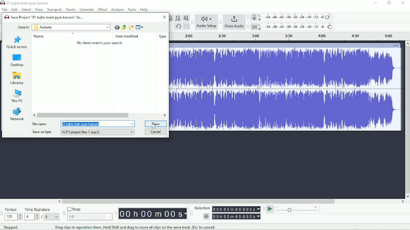  What do you see at coordinates (164, 17) in the screenshot?
I see `Close` at bounding box center [164, 17].